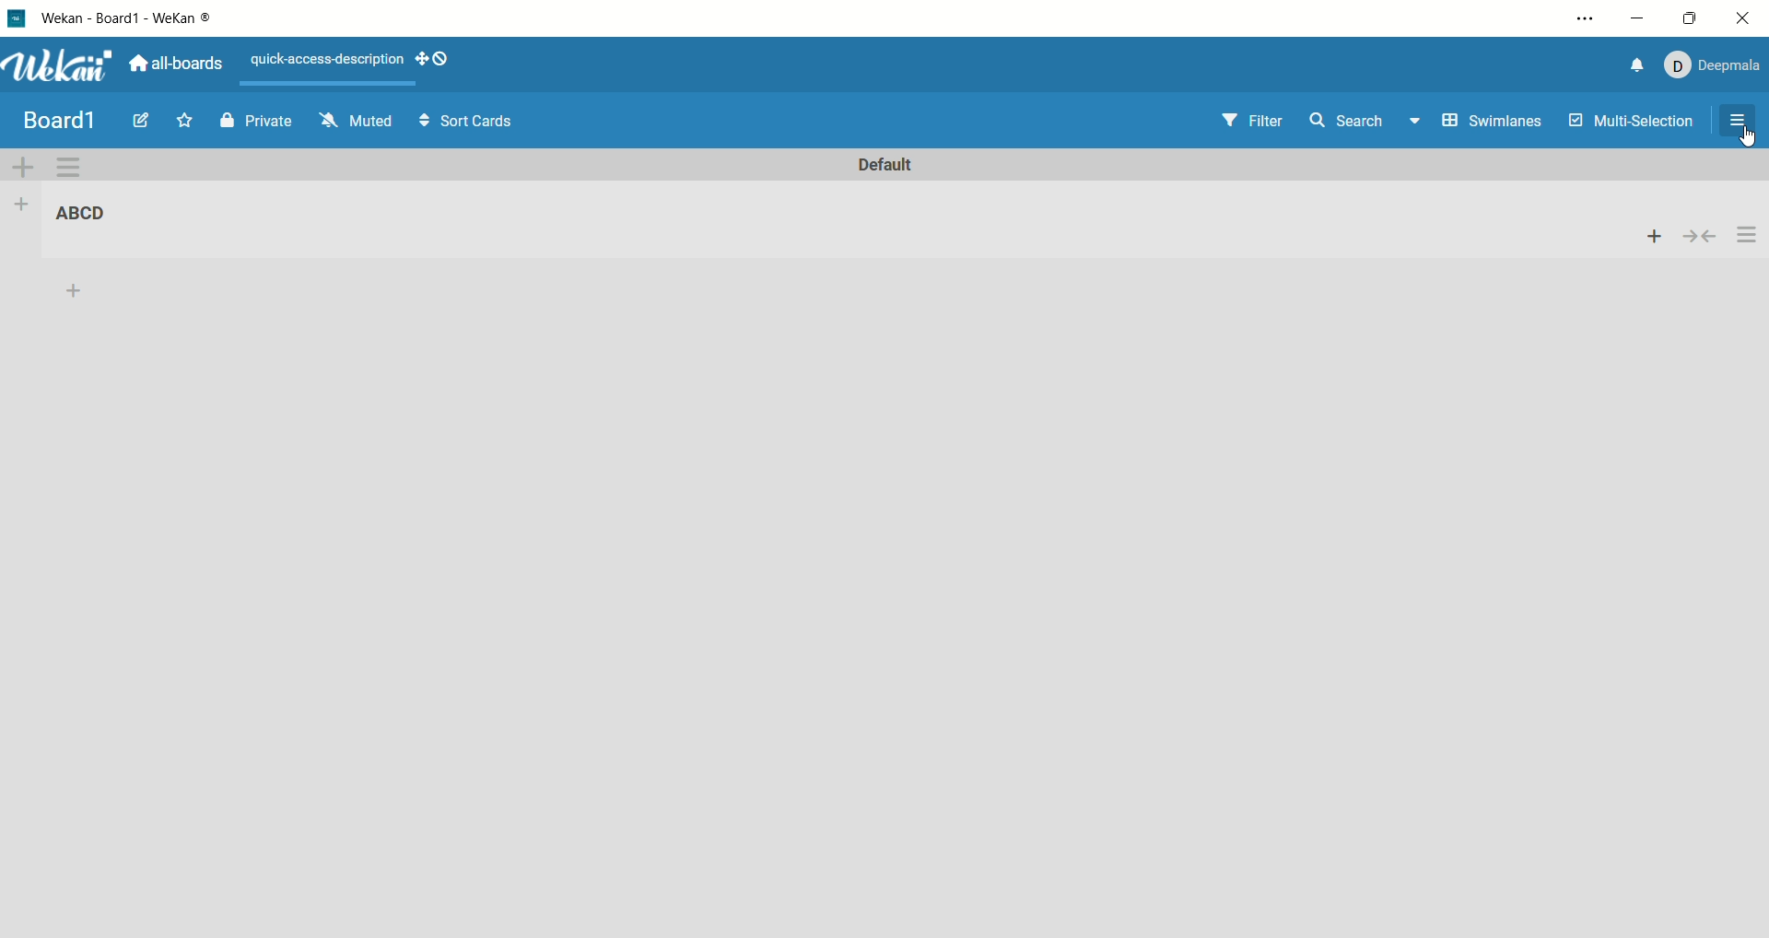 The image size is (1769, 938). Describe the element at coordinates (259, 122) in the screenshot. I see `private` at that location.